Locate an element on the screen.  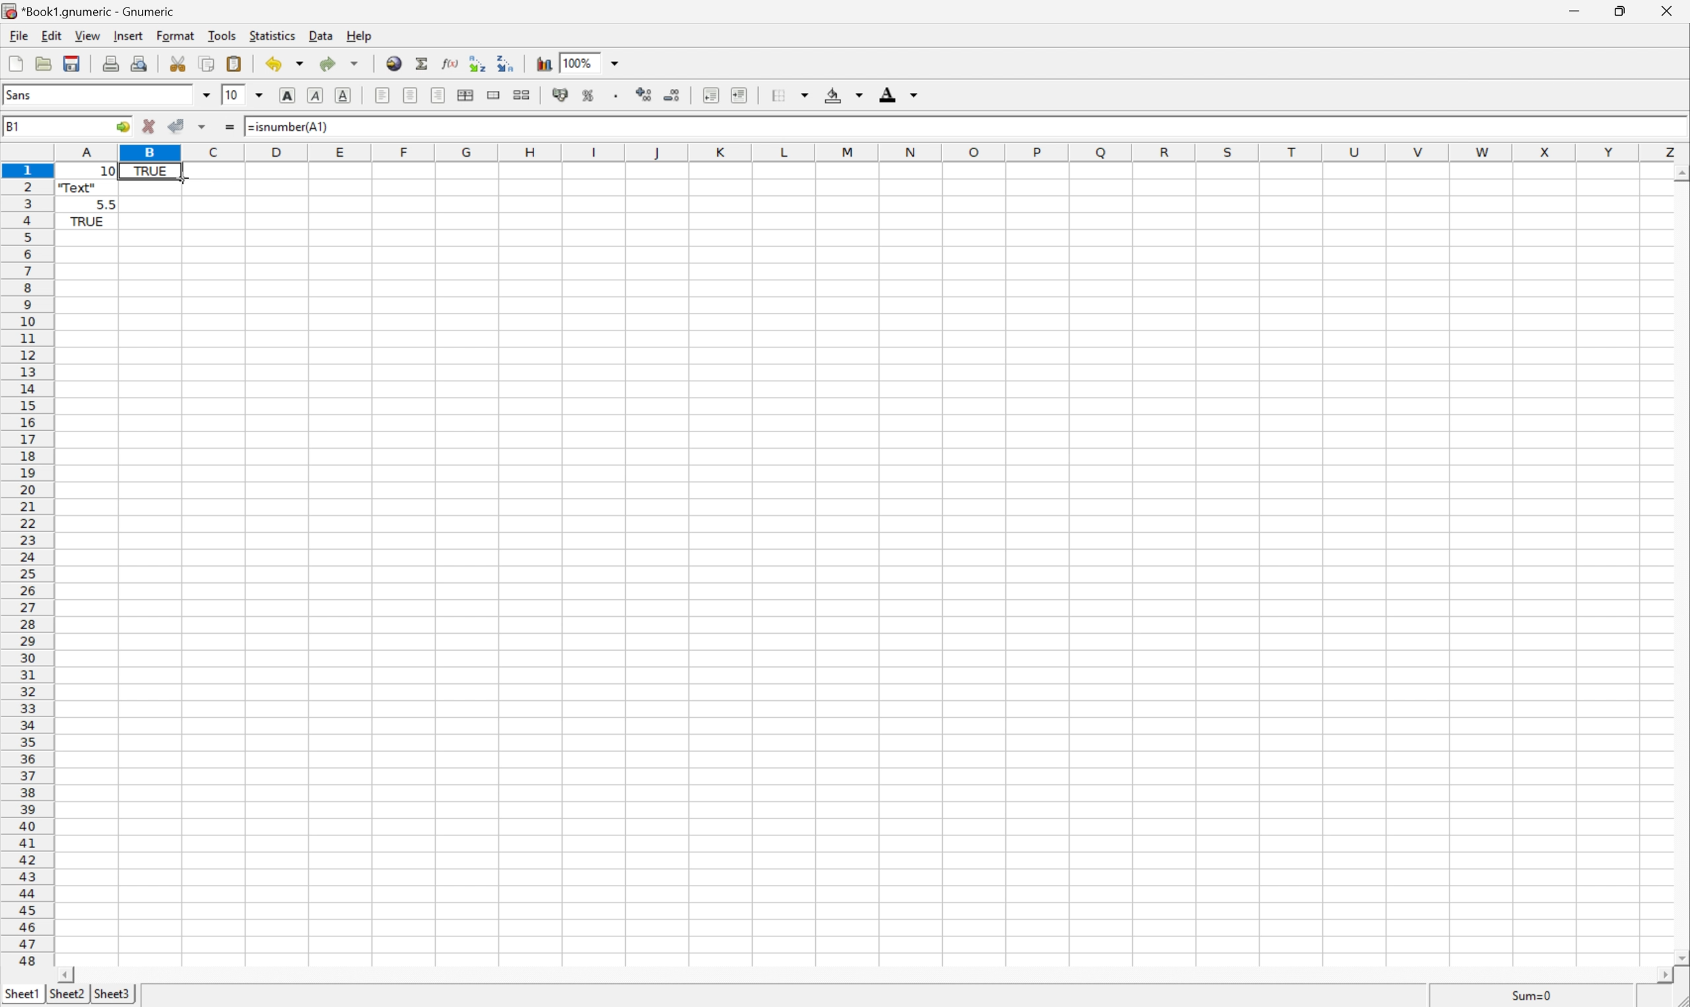
Redo is located at coordinates (340, 62).